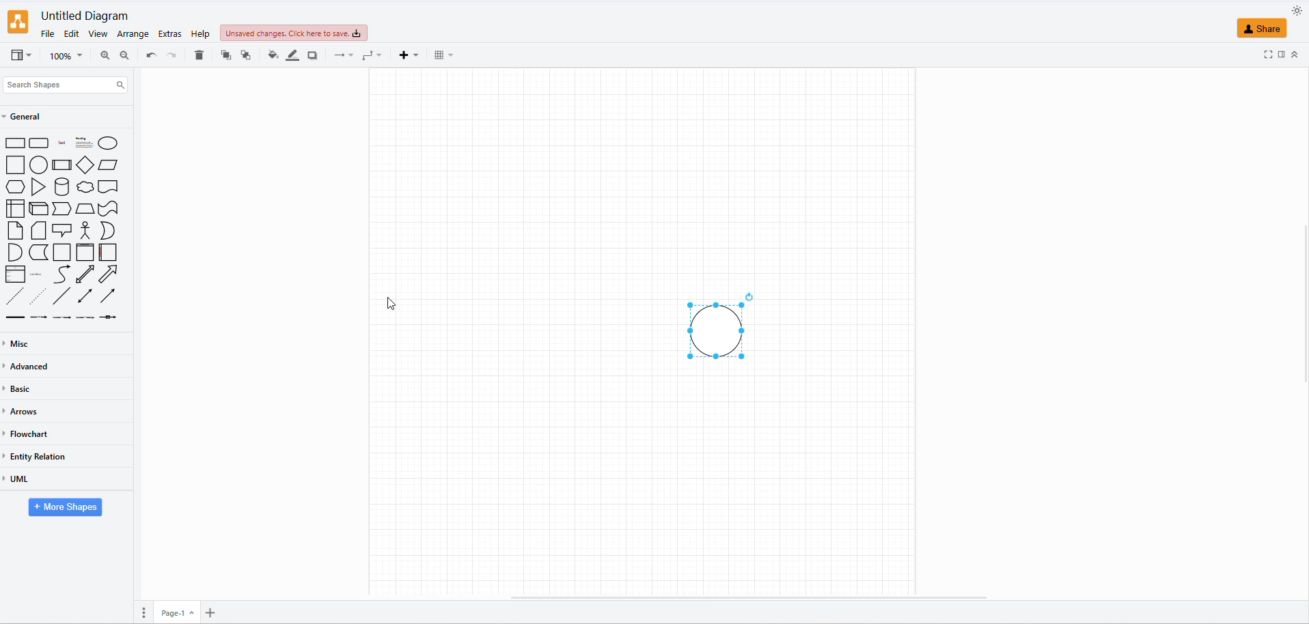 This screenshot has width=1309, height=624. I want to click on arrow with fields, so click(111, 319).